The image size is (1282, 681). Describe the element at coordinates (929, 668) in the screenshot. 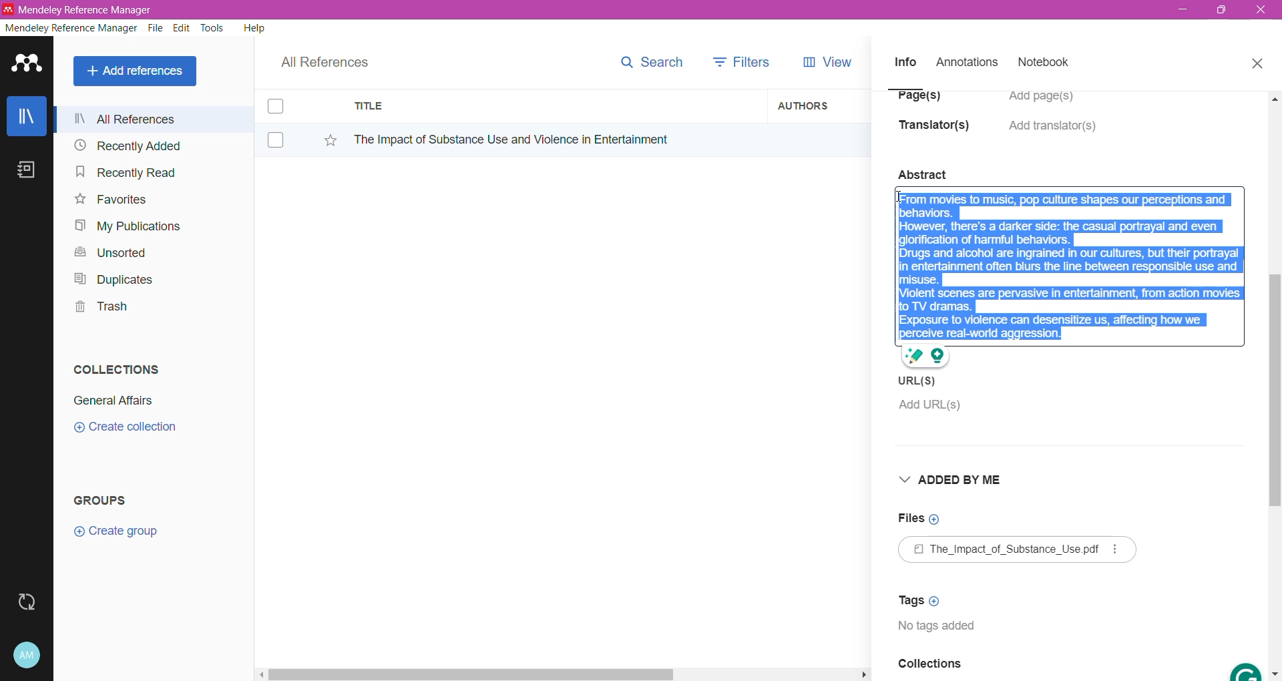

I see `Collections` at that location.